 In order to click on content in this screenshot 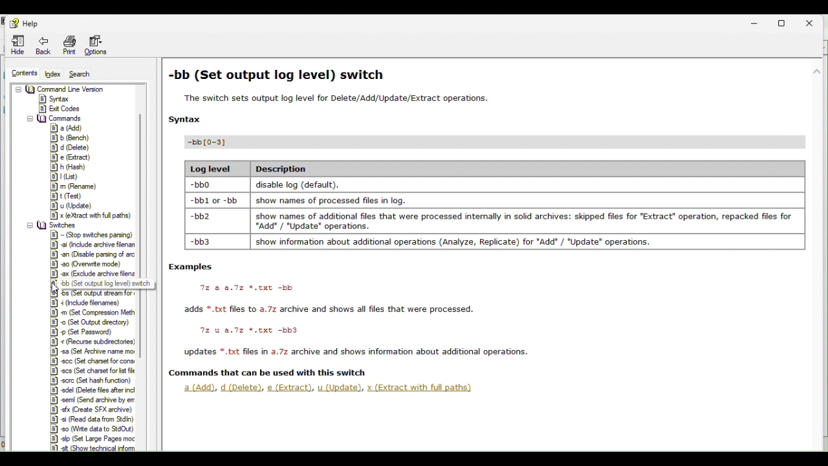, I will do `click(21, 73)`.